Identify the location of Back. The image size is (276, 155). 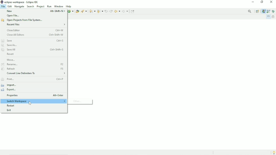
(117, 11).